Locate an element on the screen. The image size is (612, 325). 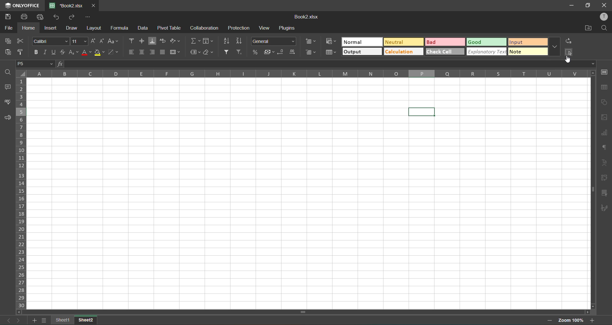
next is located at coordinates (18, 320).